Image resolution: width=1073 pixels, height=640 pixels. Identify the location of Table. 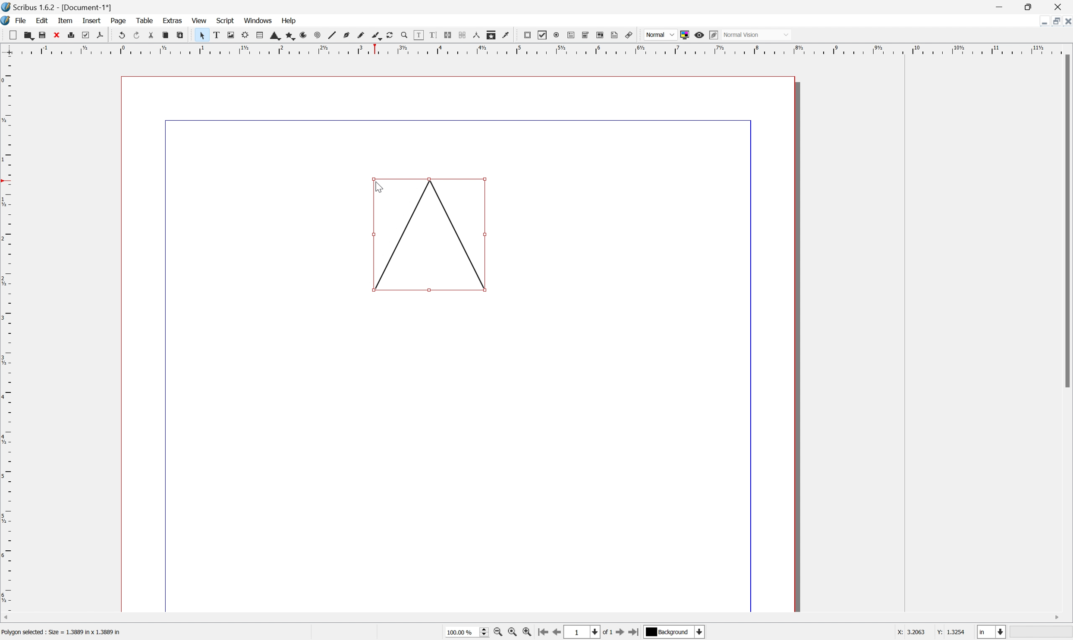
(255, 36).